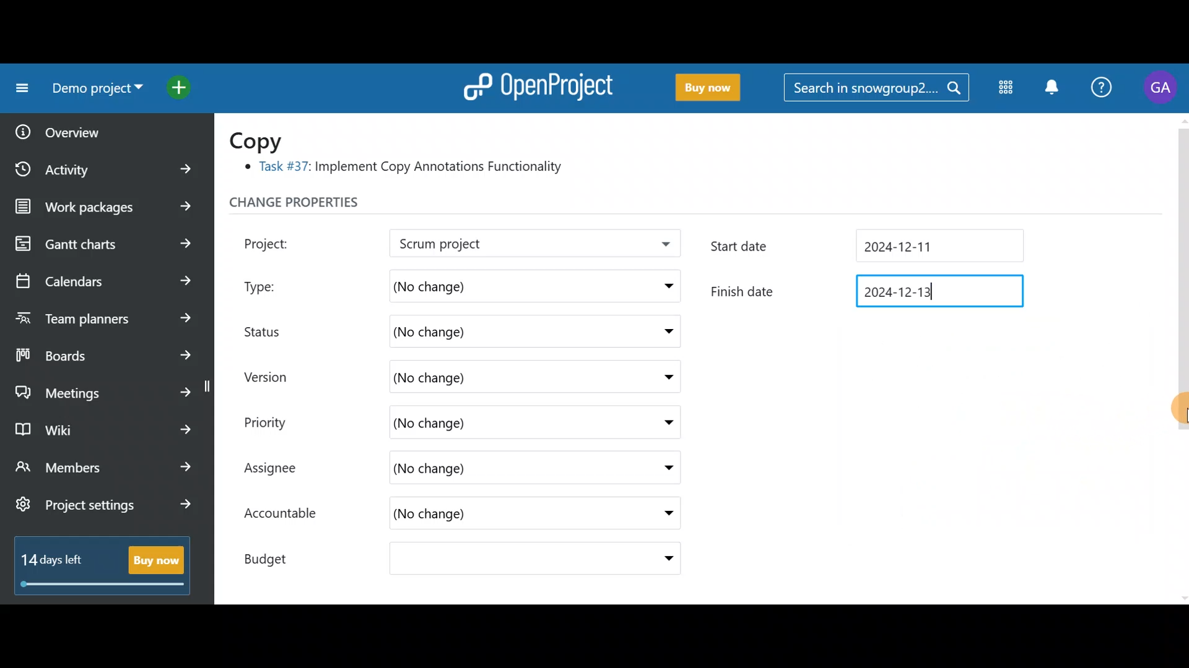  Describe the element at coordinates (658, 468) in the screenshot. I see `Assignee drop down` at that location.